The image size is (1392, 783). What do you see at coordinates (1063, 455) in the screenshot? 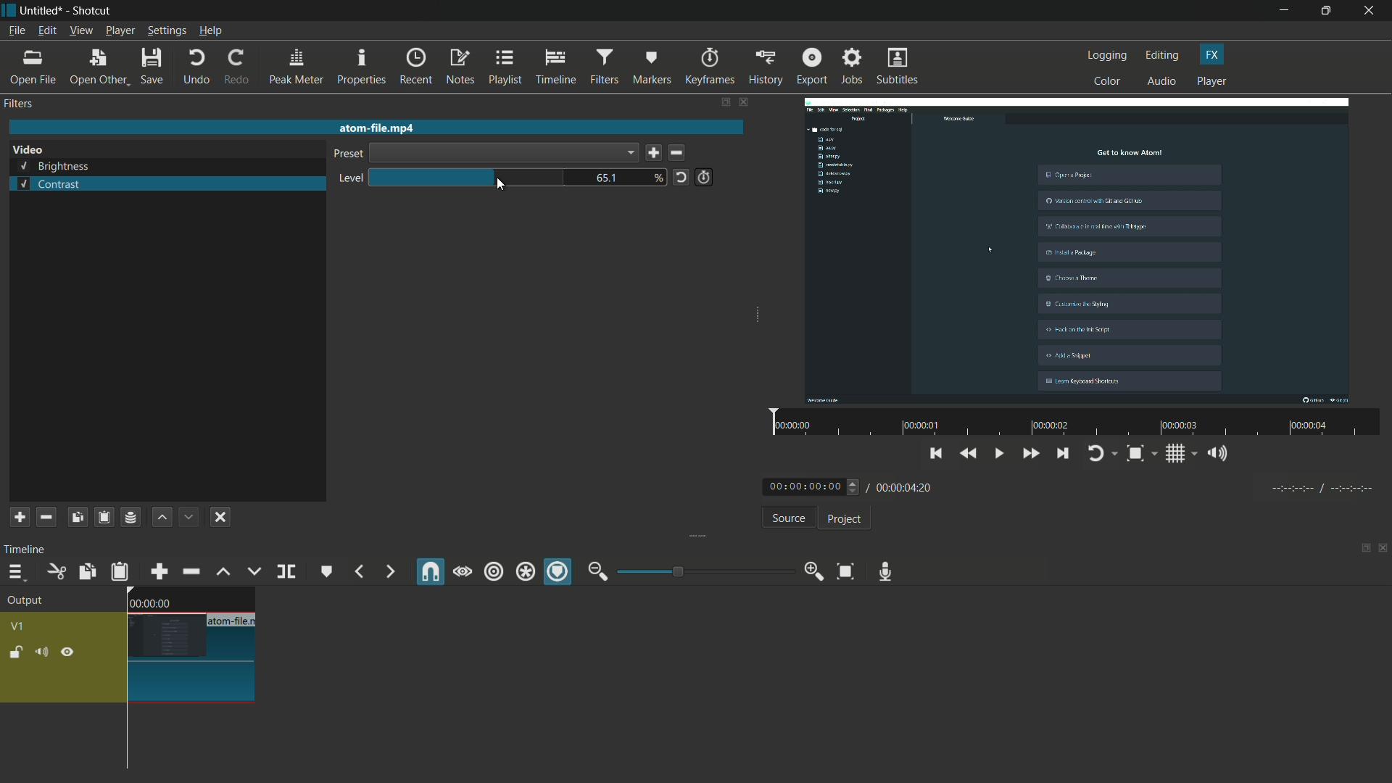
I see `skip to the next point` at bounding box center [1063, 455].